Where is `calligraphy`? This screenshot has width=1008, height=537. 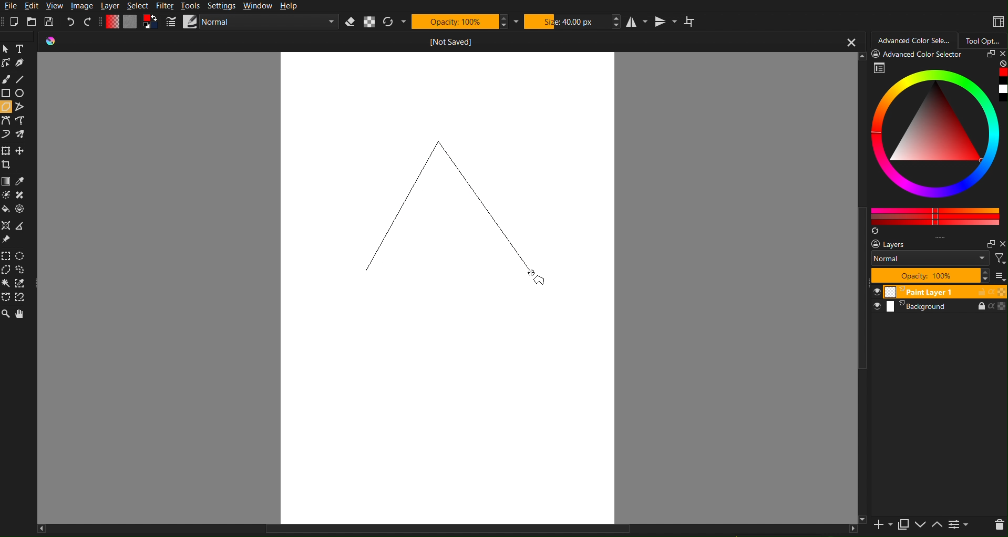 calligraphy is located at coordinates (23, 63).